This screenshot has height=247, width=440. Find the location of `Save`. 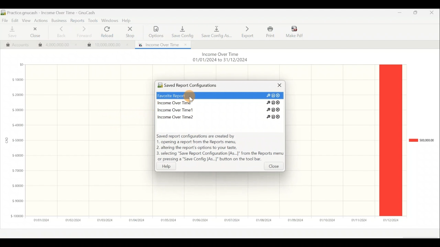

Save is located at coordinates (11, 32).